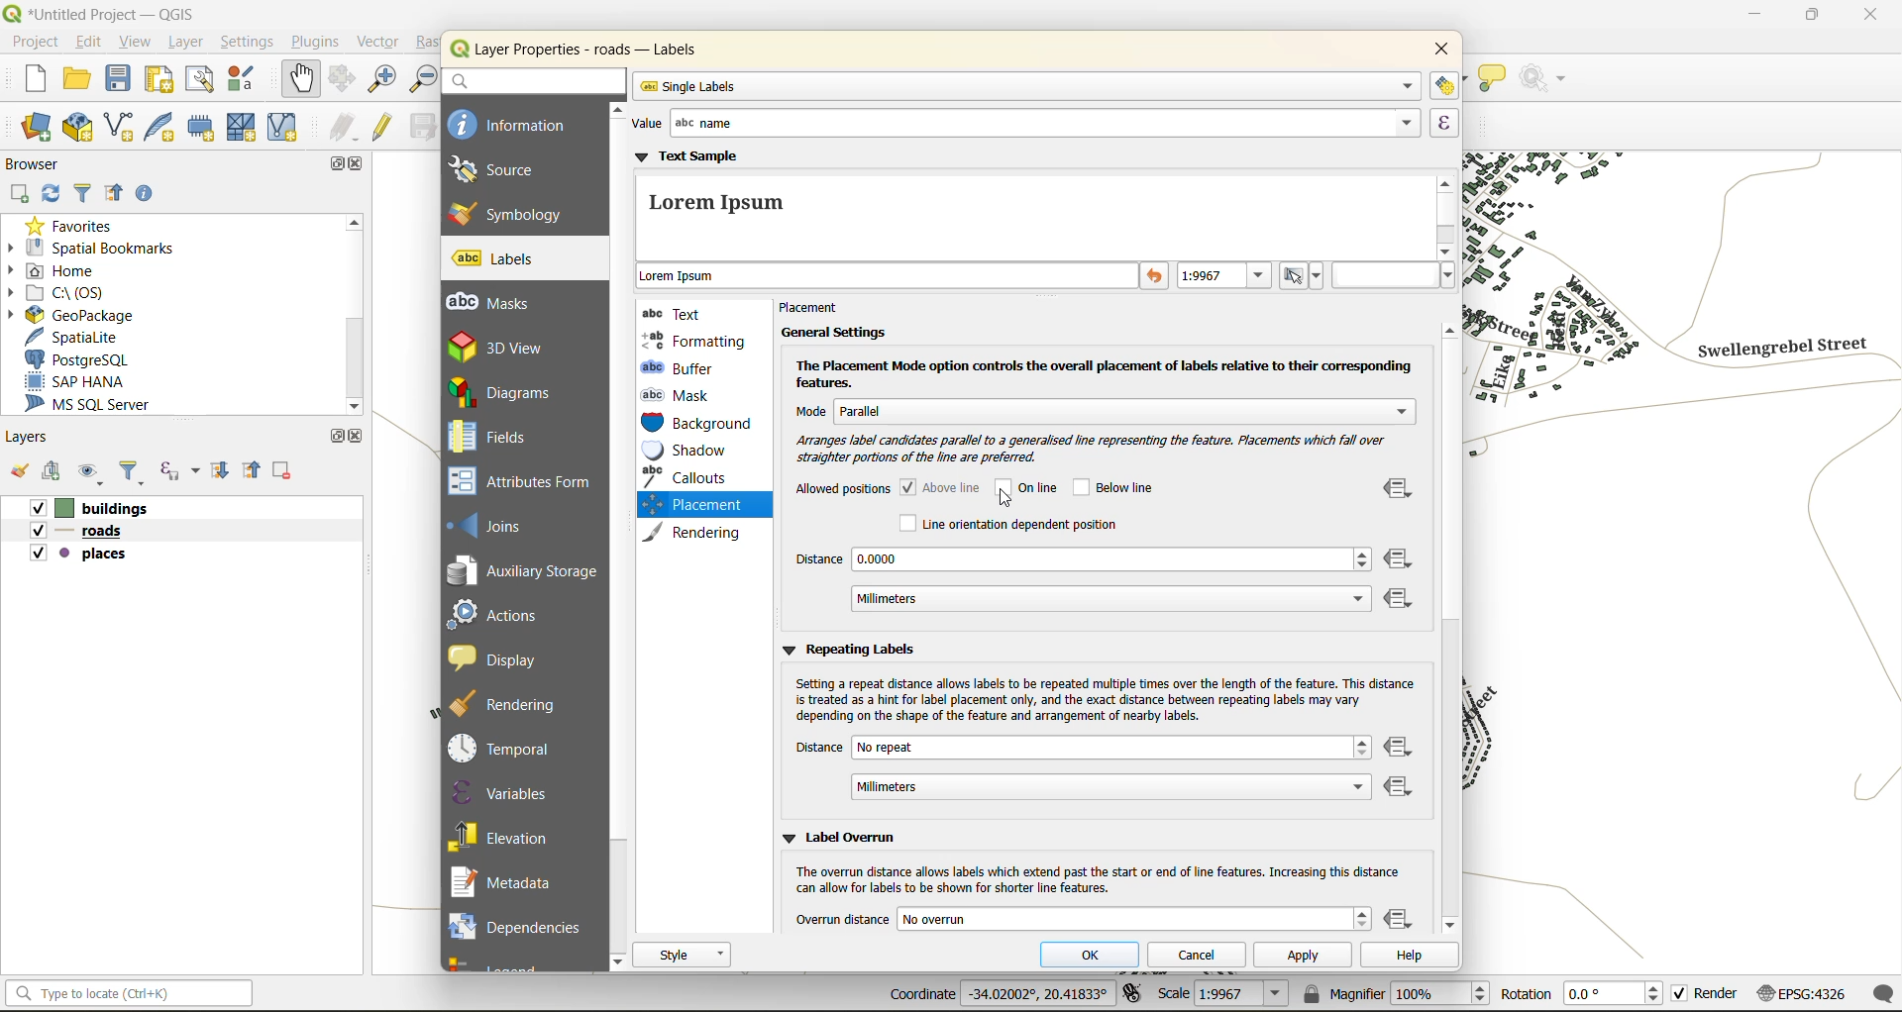 The image size is (1902, 1012). What do you see at coordinates (506, 213) in the screenshot?
I see `symbology` at bounding box center [506, 213].